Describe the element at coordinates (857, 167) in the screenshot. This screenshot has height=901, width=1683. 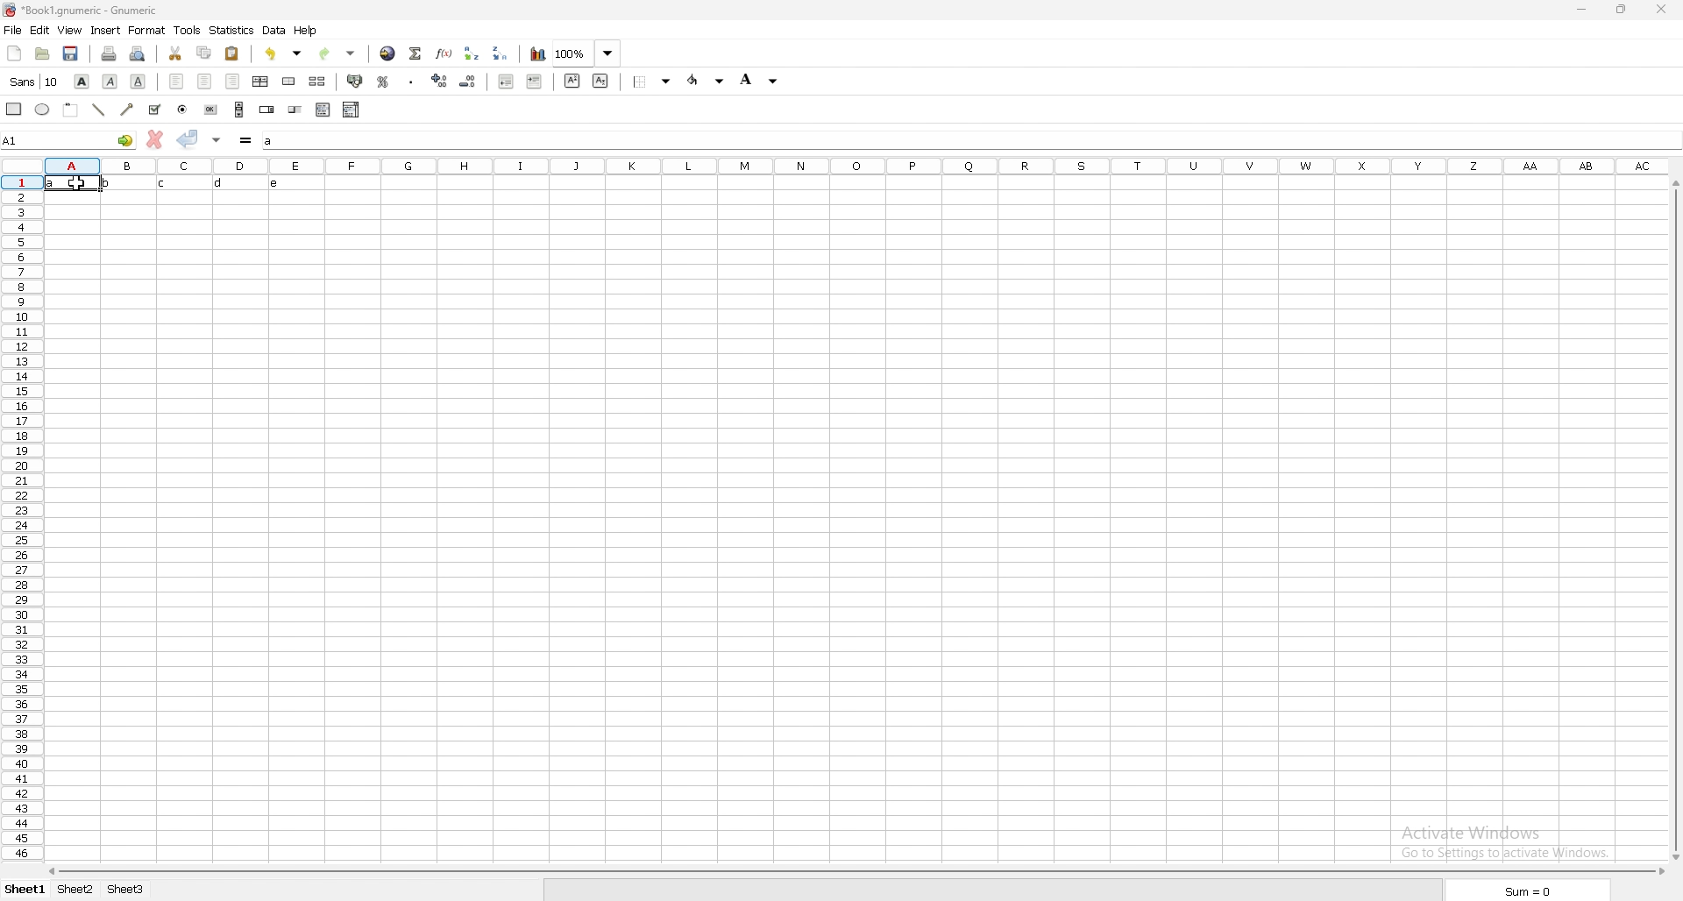
I see `column` at that location.